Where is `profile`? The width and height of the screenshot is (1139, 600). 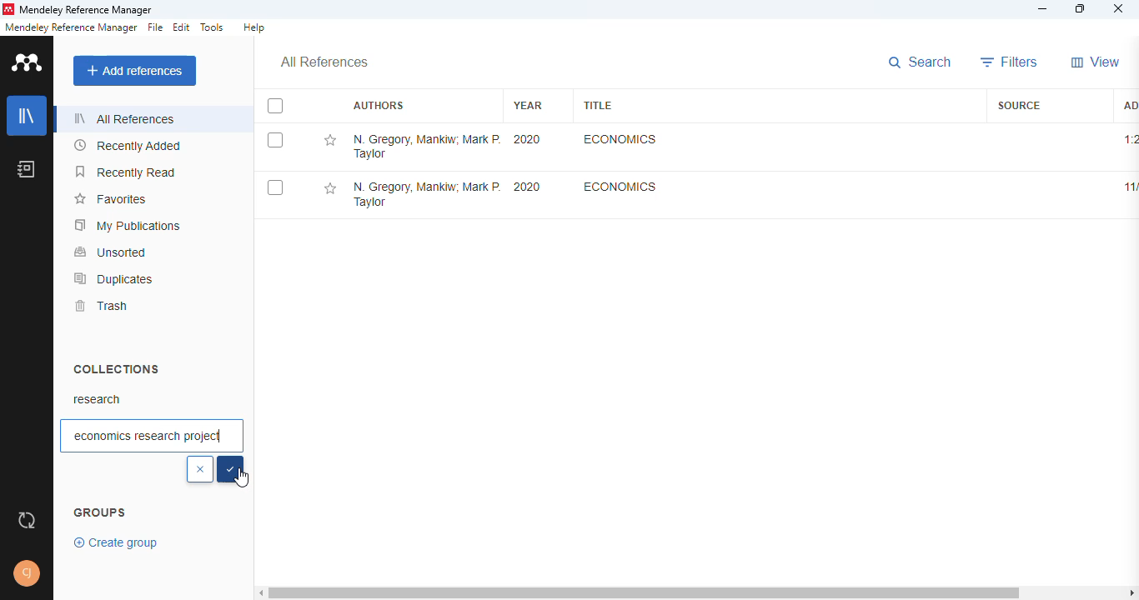
profile is located at coordinates (27, 573).